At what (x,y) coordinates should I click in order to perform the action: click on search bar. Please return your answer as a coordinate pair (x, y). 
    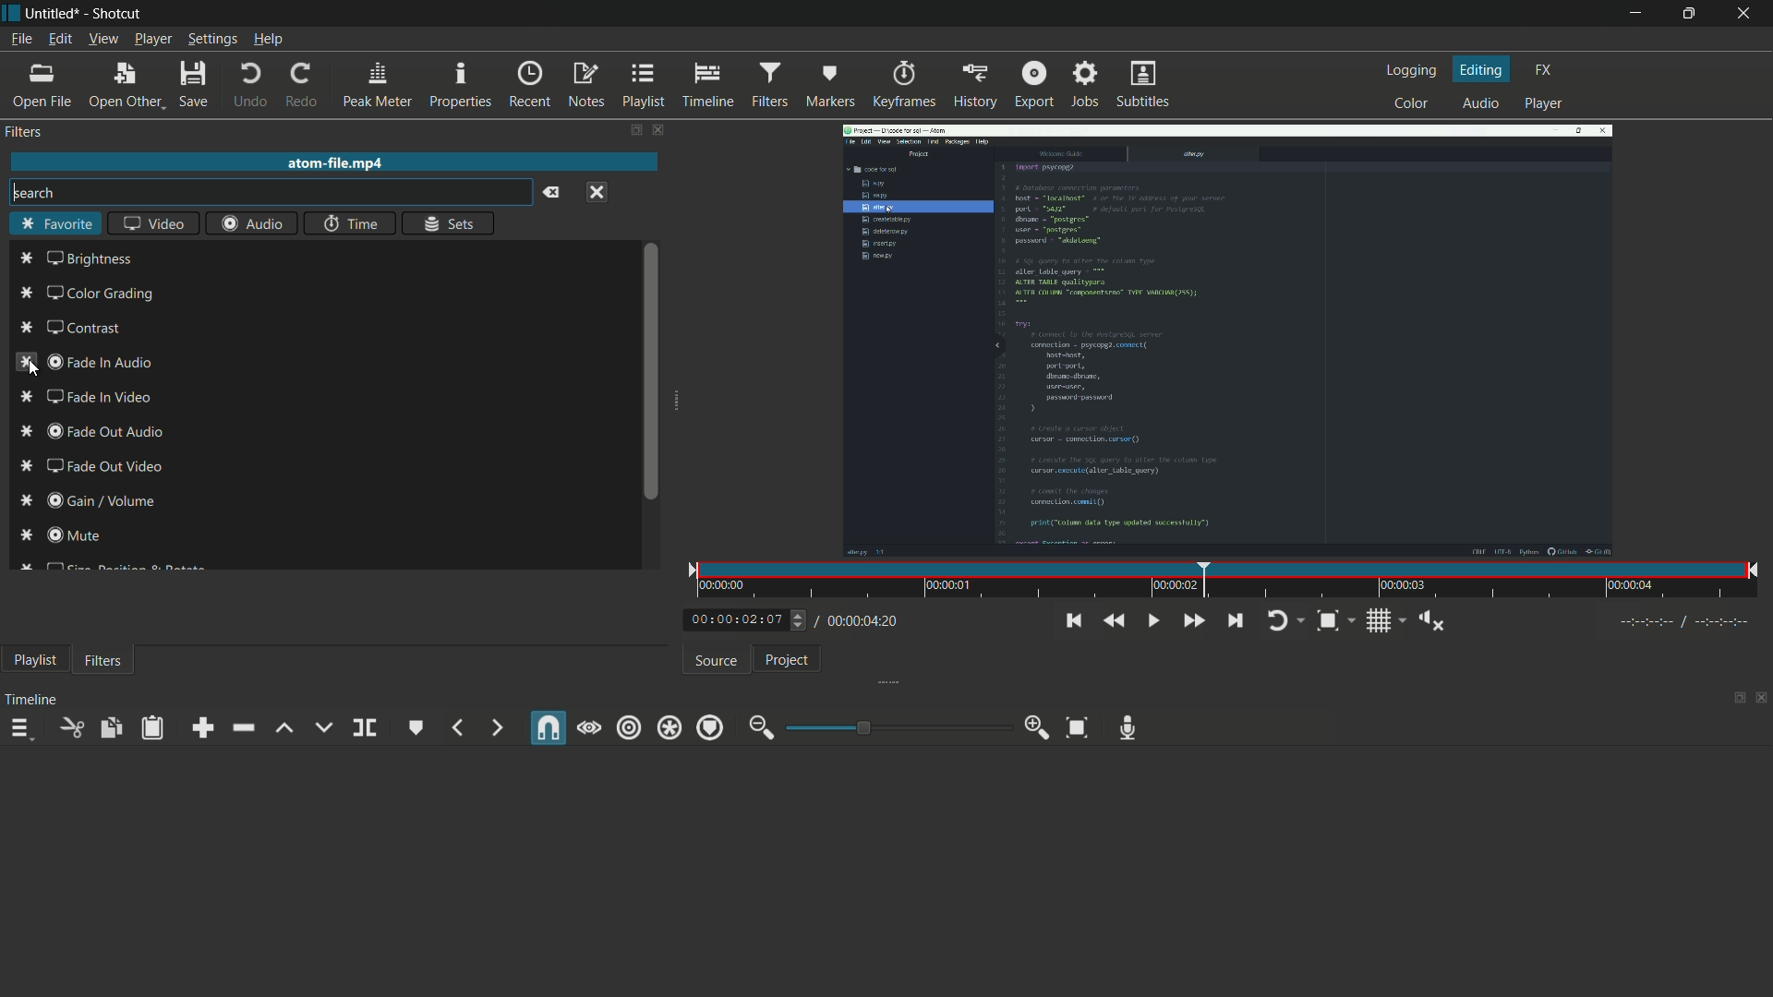
    Looking at the image, I should click on (270, 192).